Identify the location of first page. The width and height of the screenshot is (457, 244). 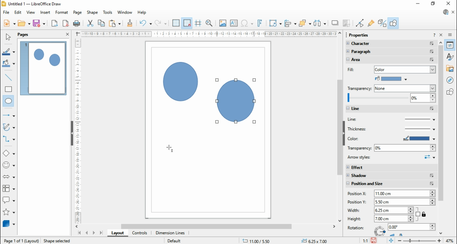
(79, 233).